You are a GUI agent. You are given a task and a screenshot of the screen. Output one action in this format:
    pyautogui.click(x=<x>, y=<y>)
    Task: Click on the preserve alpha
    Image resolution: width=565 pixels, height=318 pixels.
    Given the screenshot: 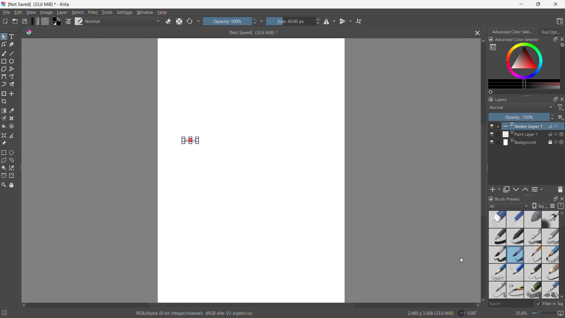 What is the action you would take?
    pyautogui.click(x=179, y=21)
    